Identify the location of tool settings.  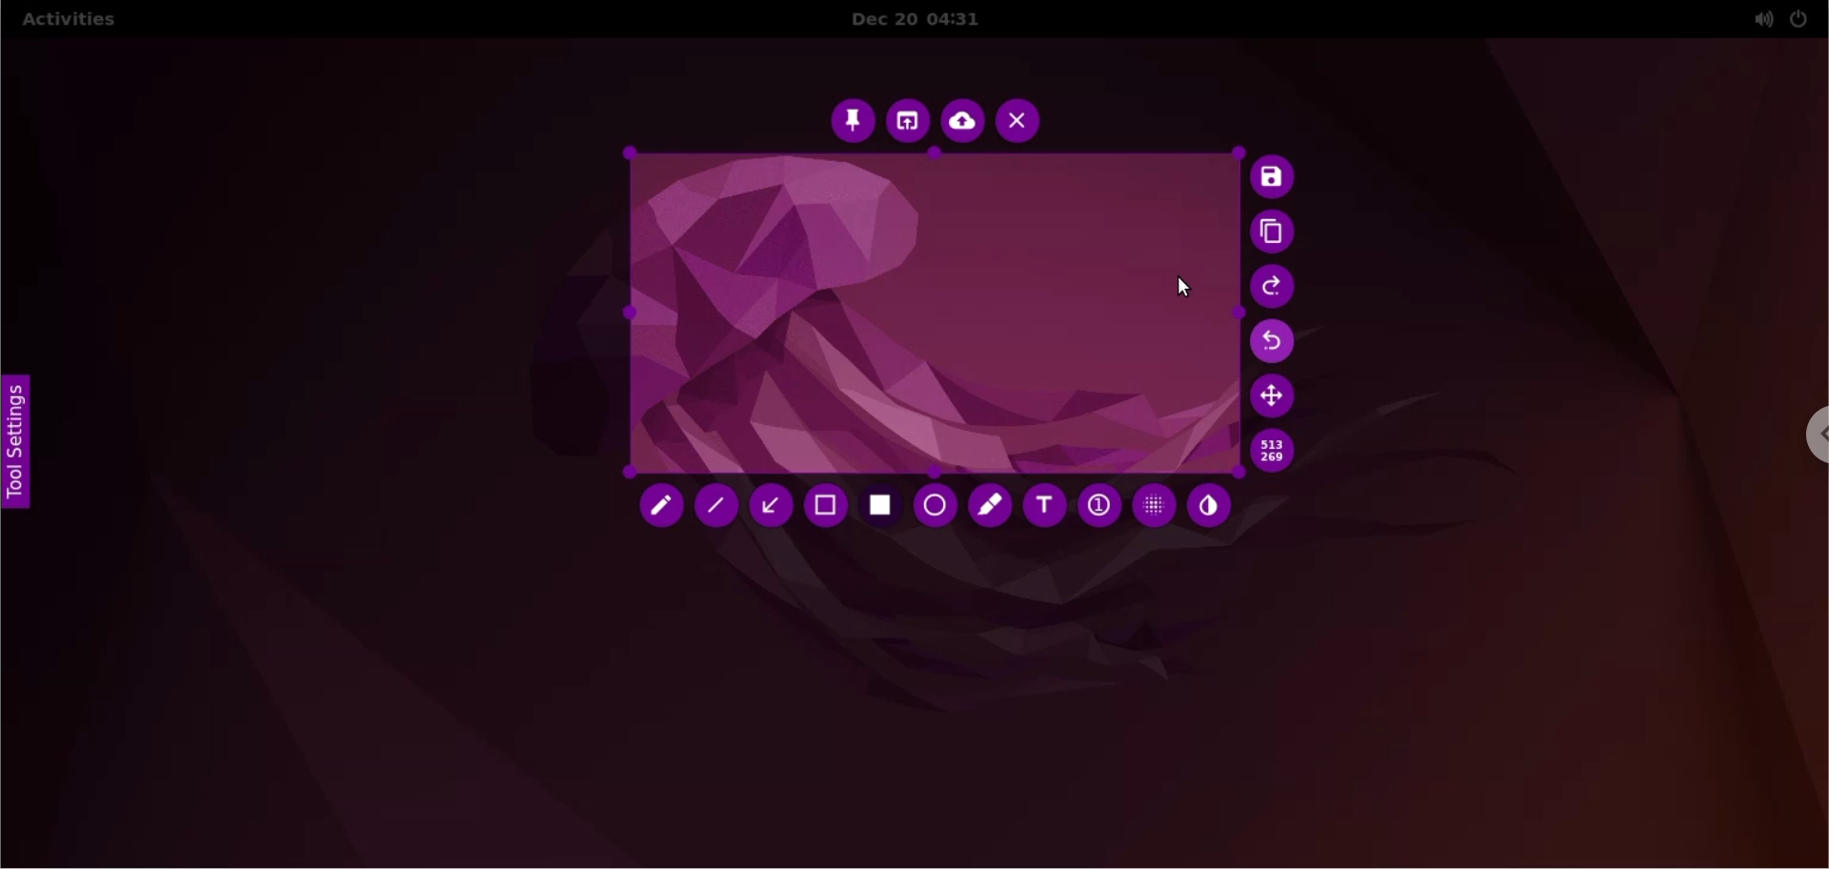
(19, 450).